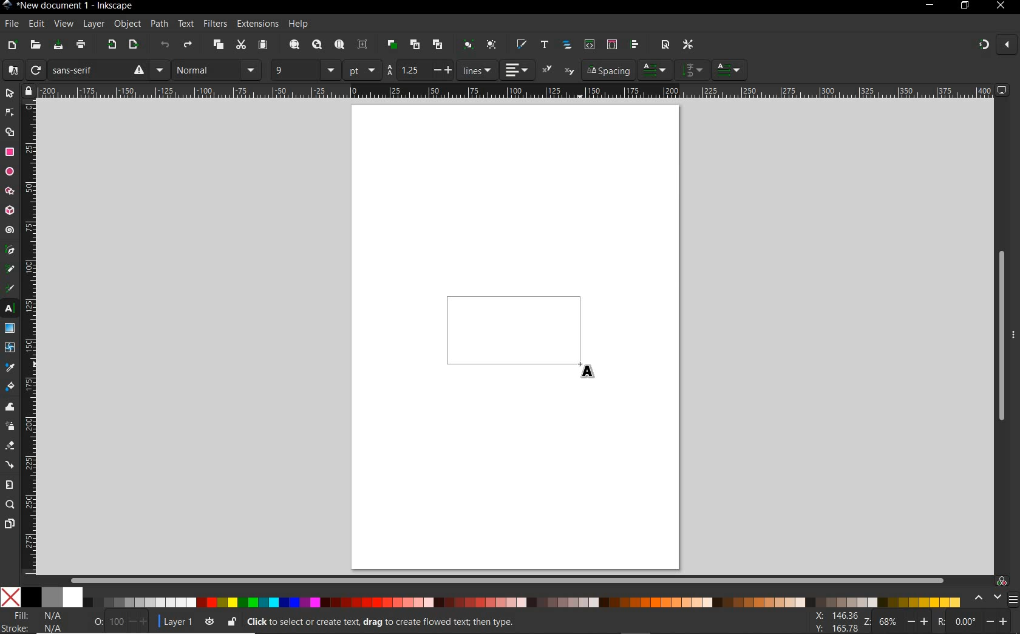 The width and height of the screenshot is (1020, 634). What do you see at coordinates (10, 407) in the screenshot?
I see `tweak tool` at bounding box center [10, 407].